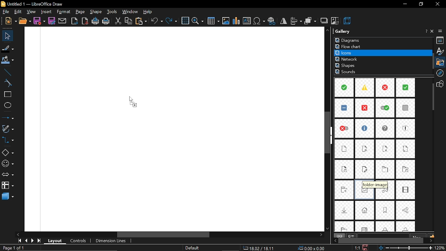 This screenshot has width=446, height=251. Describe the element at coordinates (14, 248) in the screenshot. I see `Page 1 of 1` at that location.